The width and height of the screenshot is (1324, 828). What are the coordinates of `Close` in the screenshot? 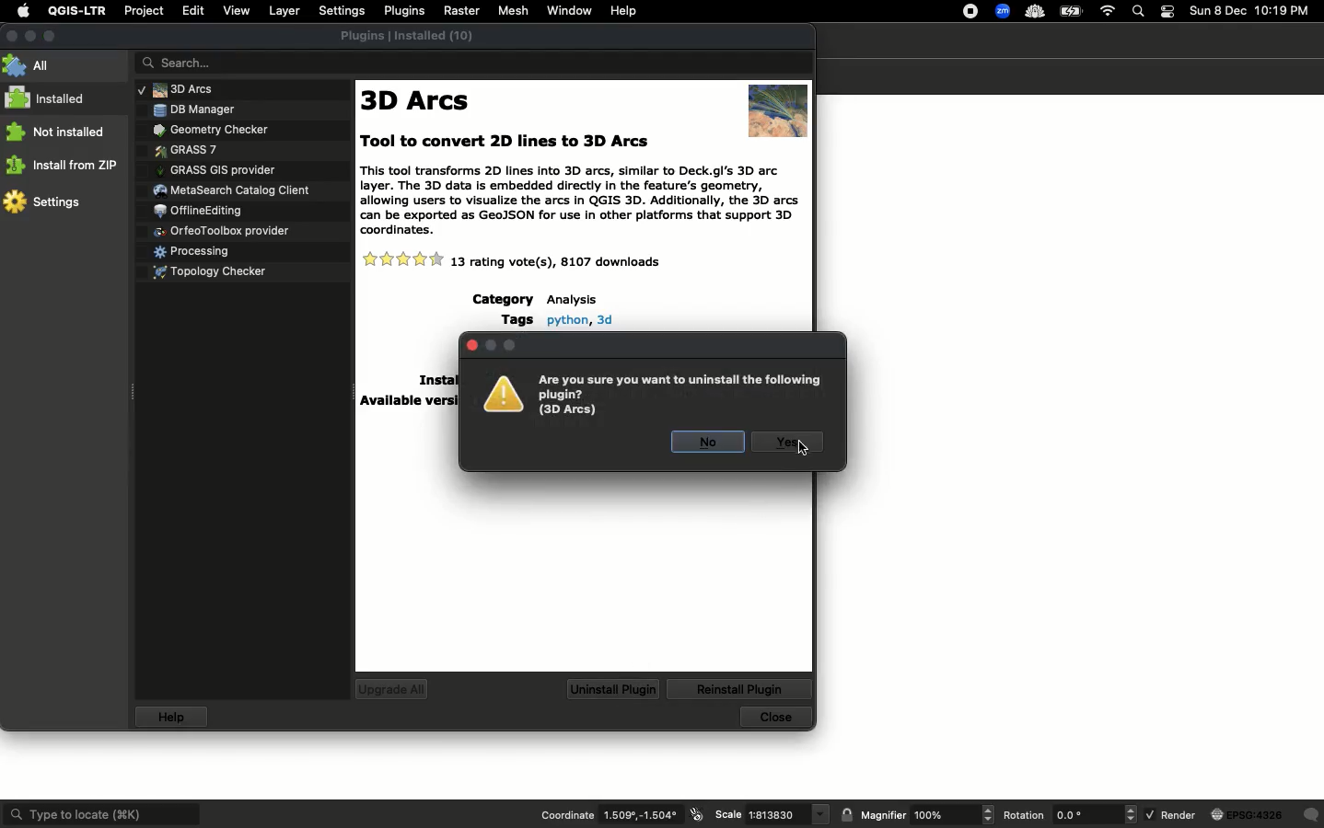 It's located at (773, 719).